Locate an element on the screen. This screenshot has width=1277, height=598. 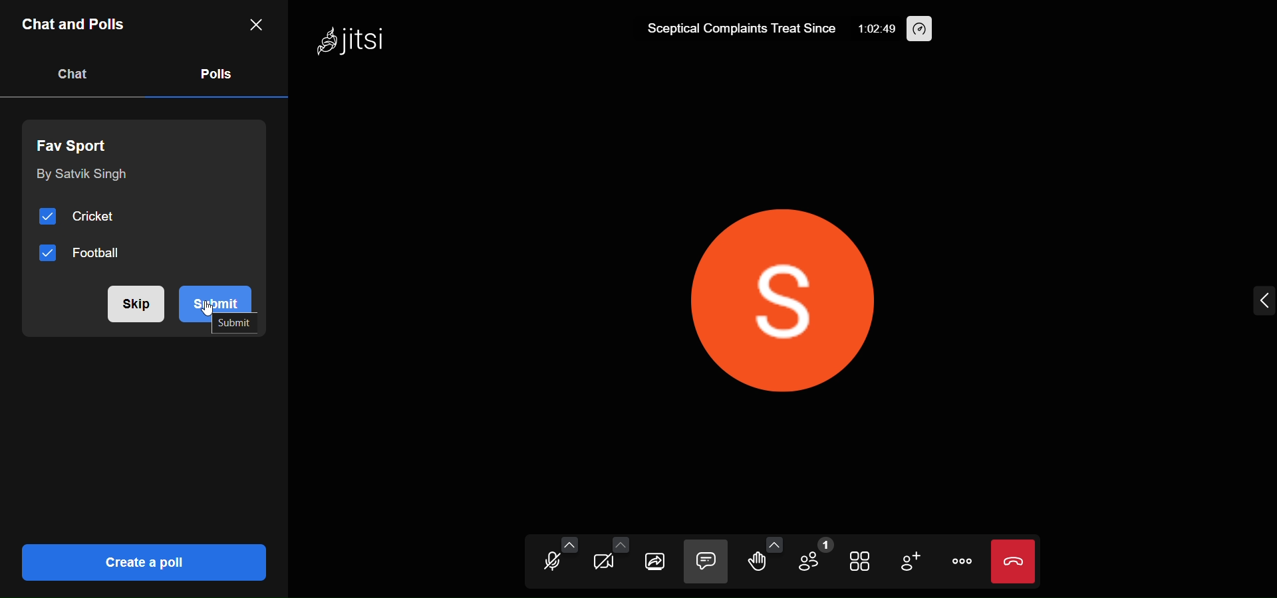
leave call is located at coordinates (1013, 561).